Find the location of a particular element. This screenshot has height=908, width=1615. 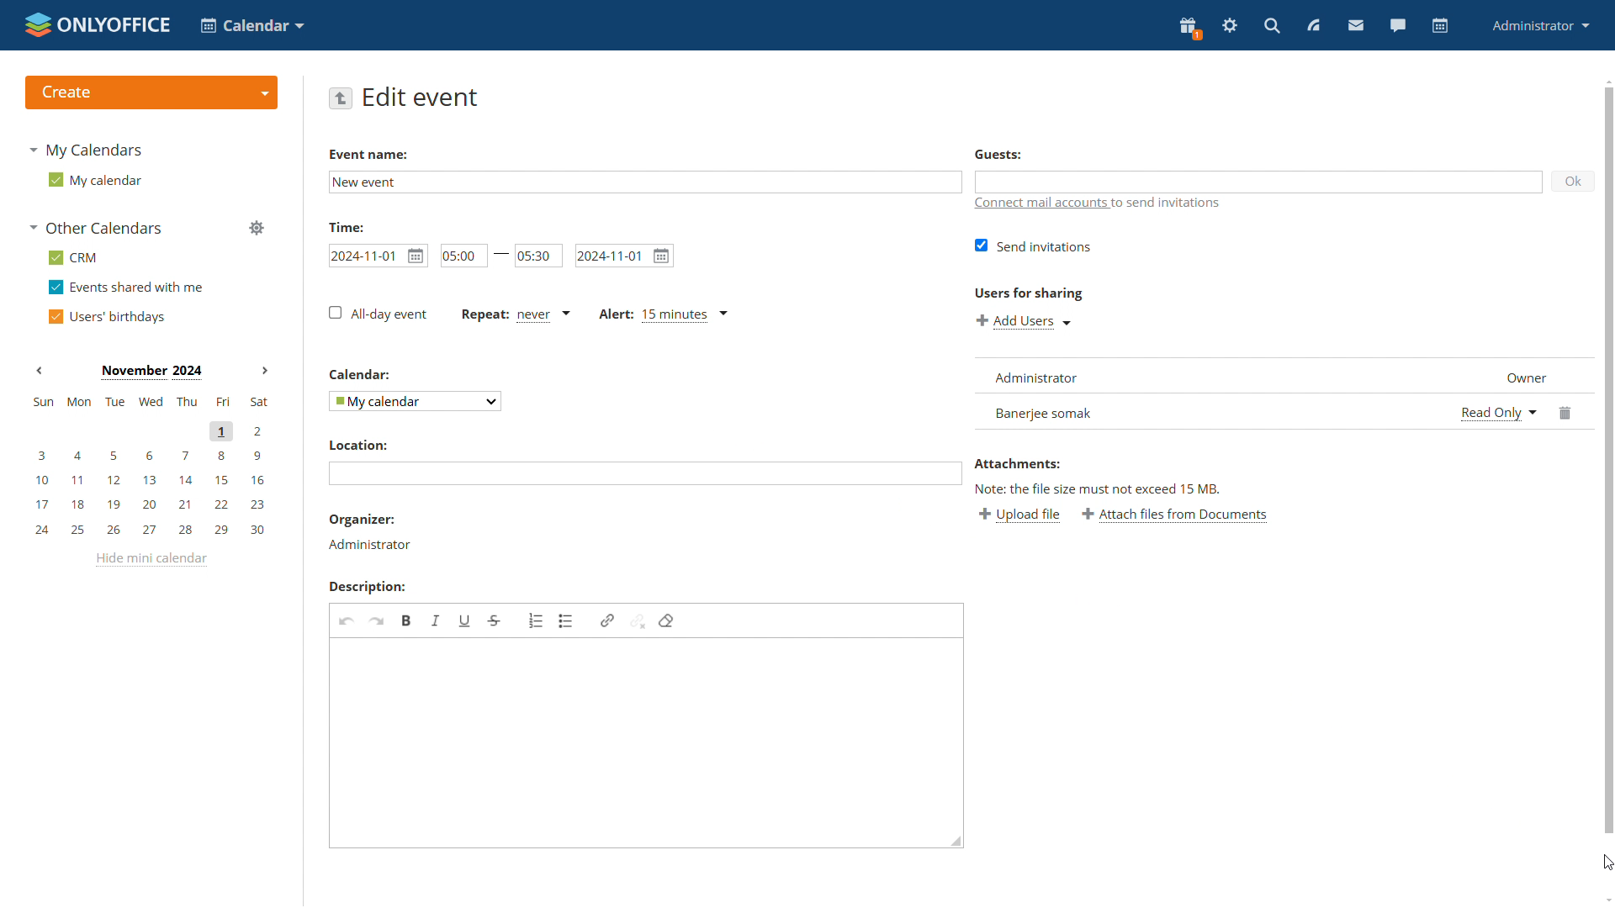

talk is located at coordinates (1397, 25).